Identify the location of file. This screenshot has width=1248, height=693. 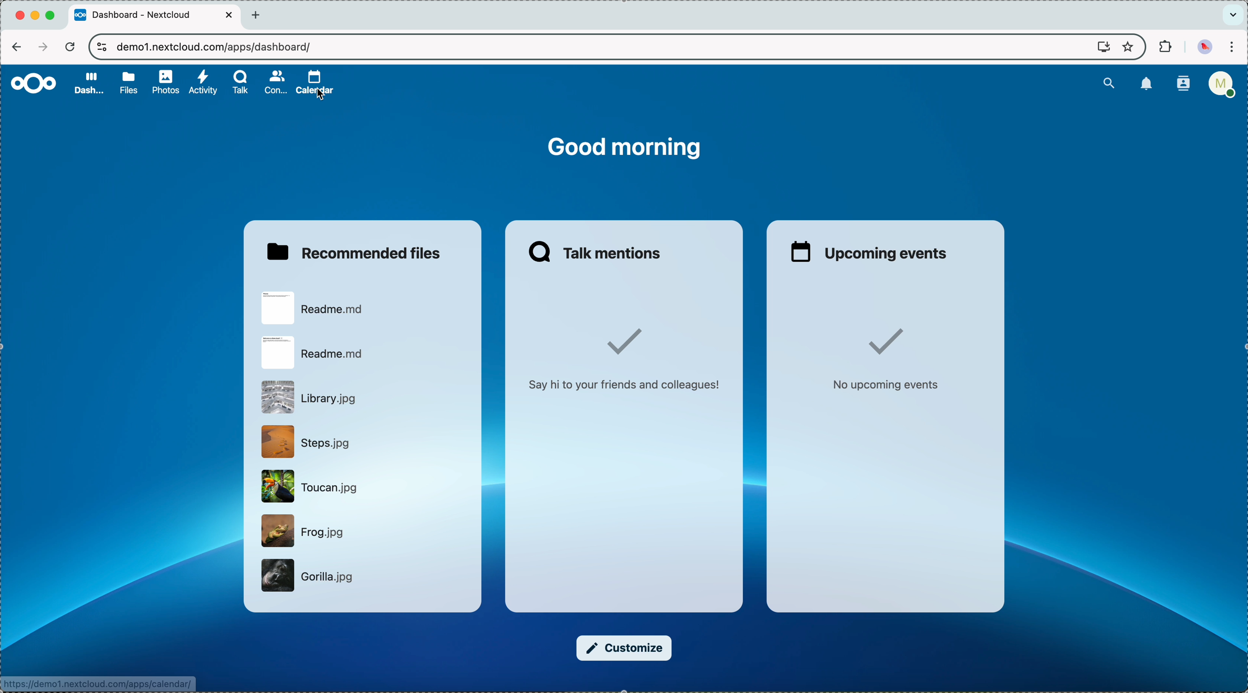
(311, 577).